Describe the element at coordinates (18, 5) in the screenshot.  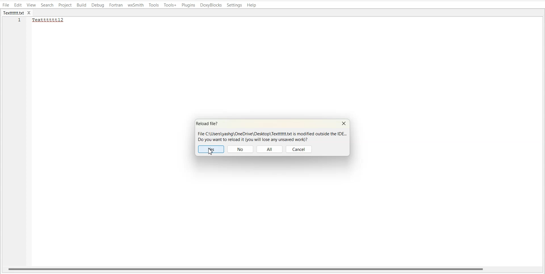
I see `Edit` at that location.